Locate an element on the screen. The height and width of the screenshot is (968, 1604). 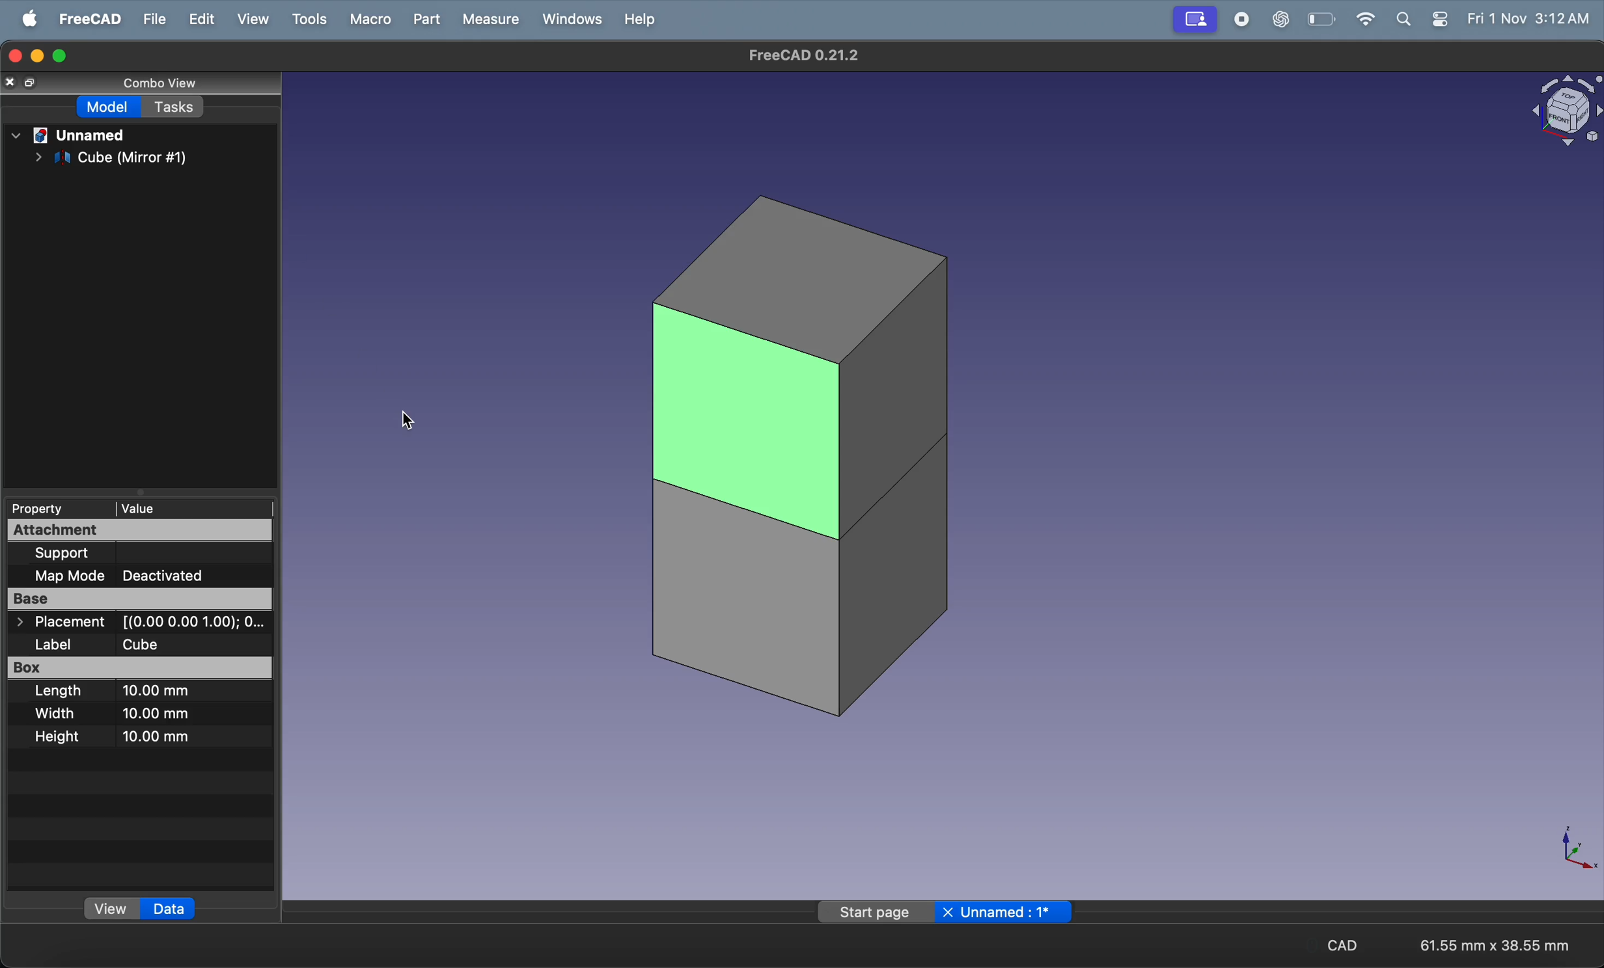
Property is located at coordinates (49, 509).